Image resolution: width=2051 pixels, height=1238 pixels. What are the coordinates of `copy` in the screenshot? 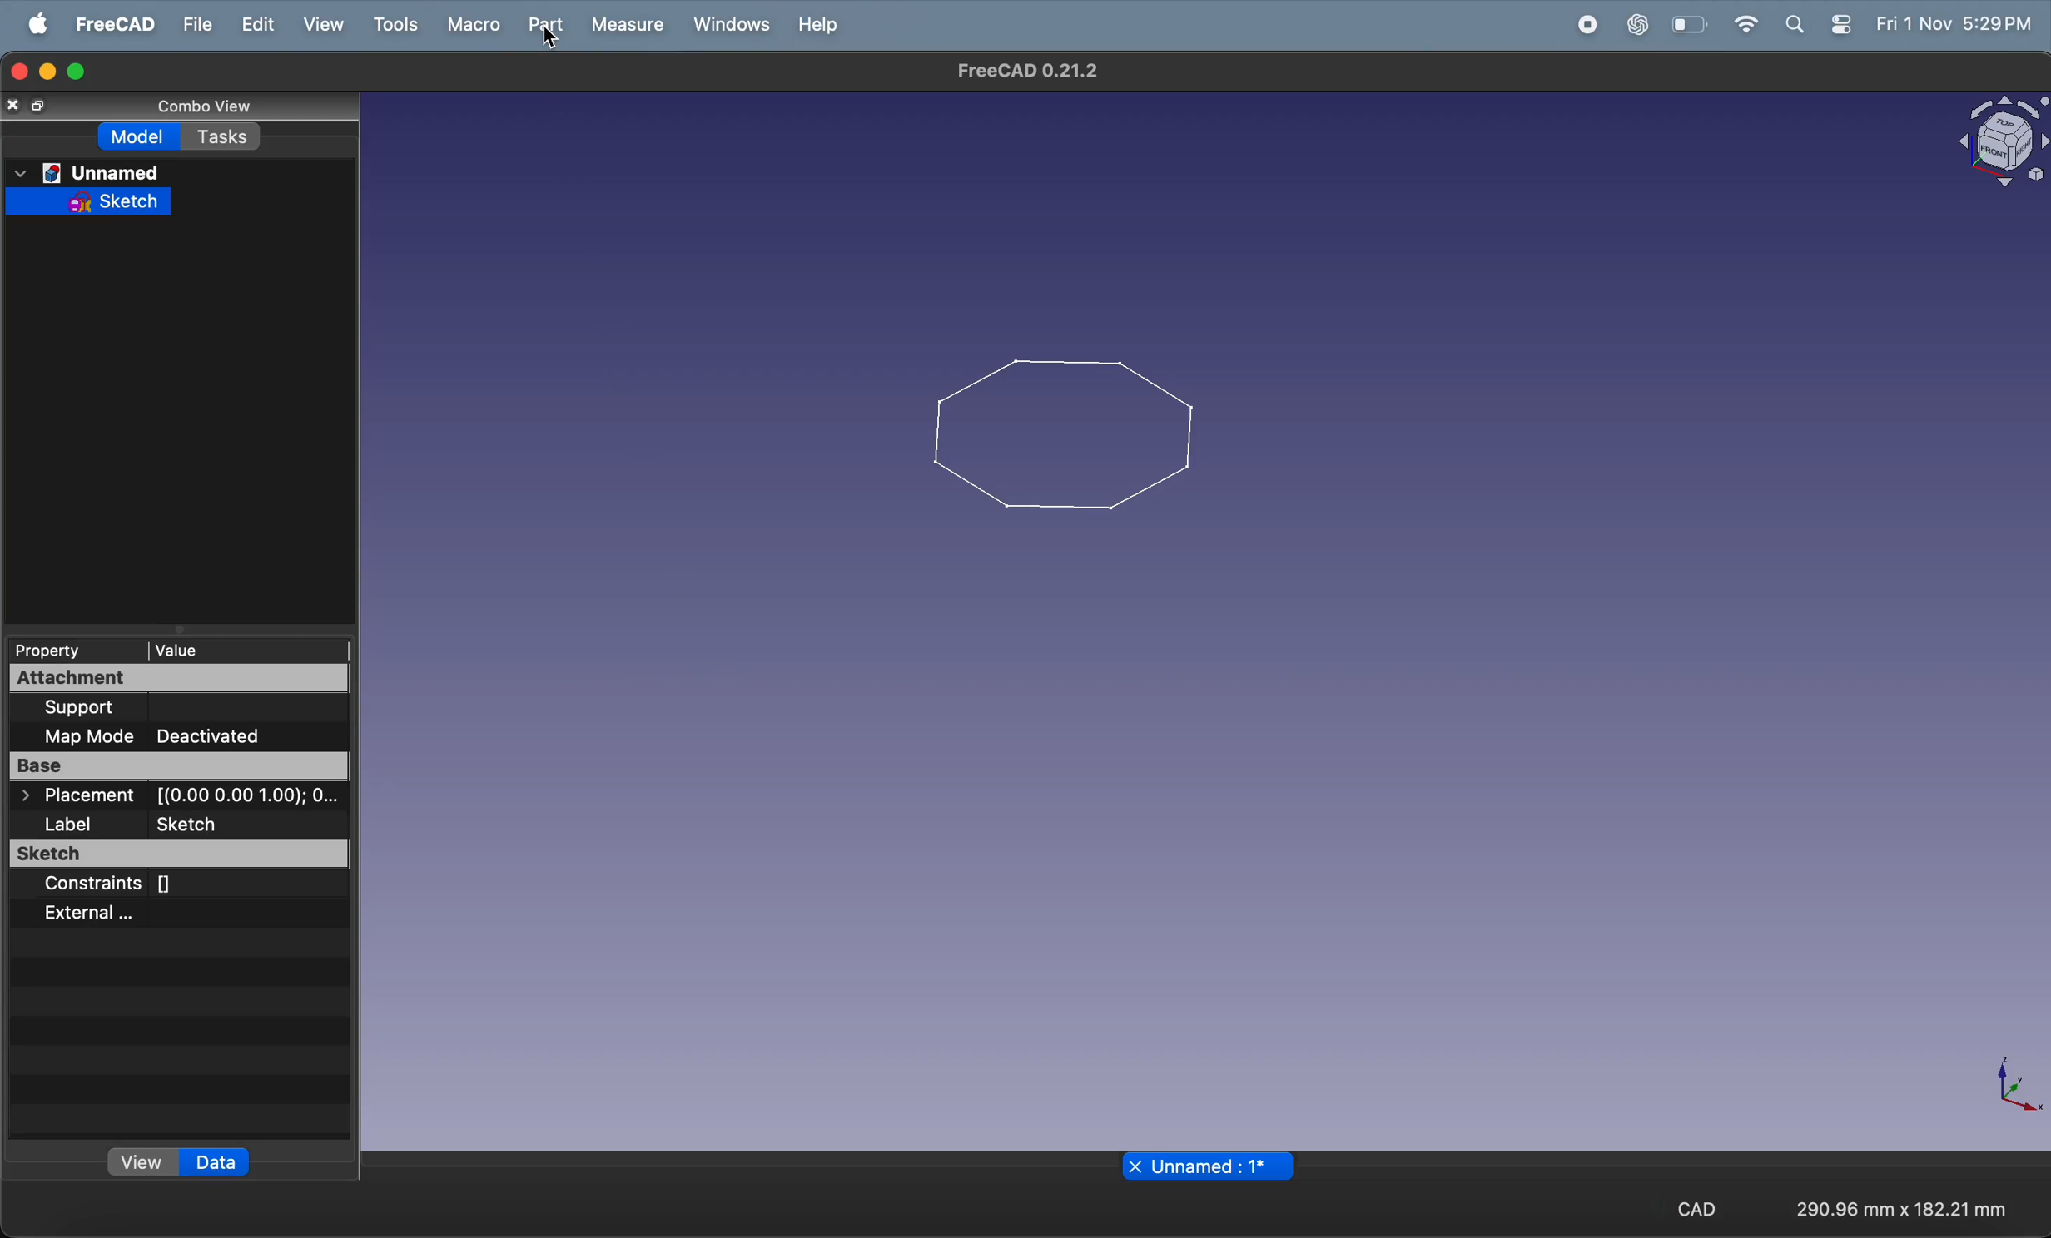 It's located at (28, 107).